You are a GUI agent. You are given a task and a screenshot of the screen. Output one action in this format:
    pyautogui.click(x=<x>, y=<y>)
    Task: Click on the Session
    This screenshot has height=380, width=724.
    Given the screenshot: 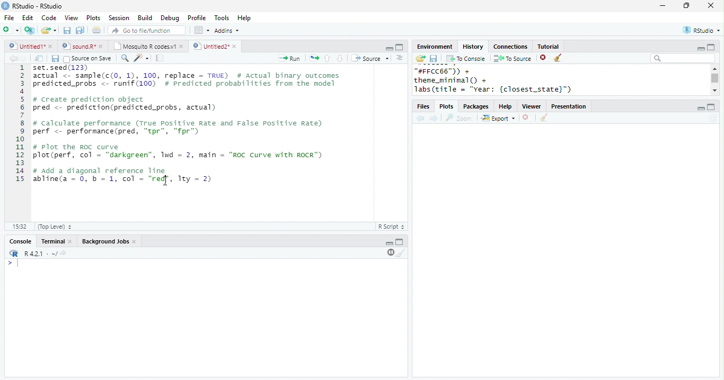 What is the action you would take?
    pyautogui.click(x=119, y=18)
    